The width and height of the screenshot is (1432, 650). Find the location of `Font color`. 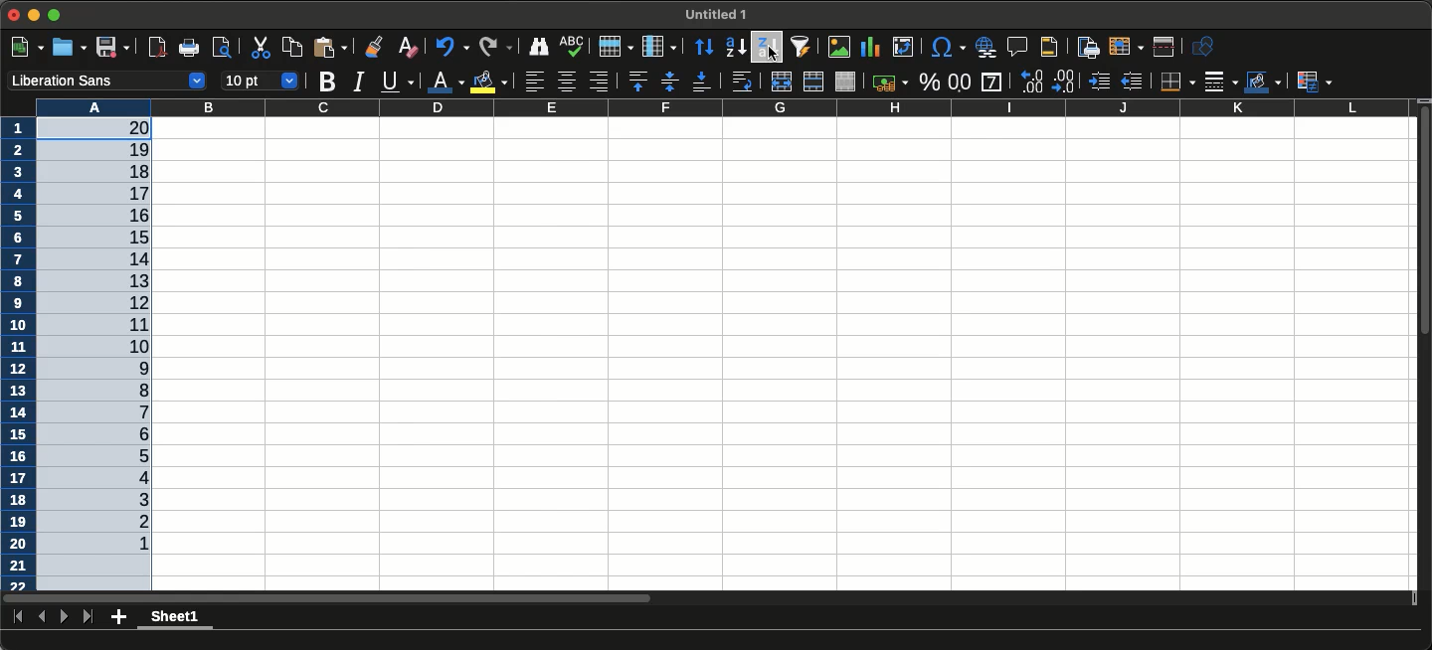

Font color is located at coordinates (445, 81).